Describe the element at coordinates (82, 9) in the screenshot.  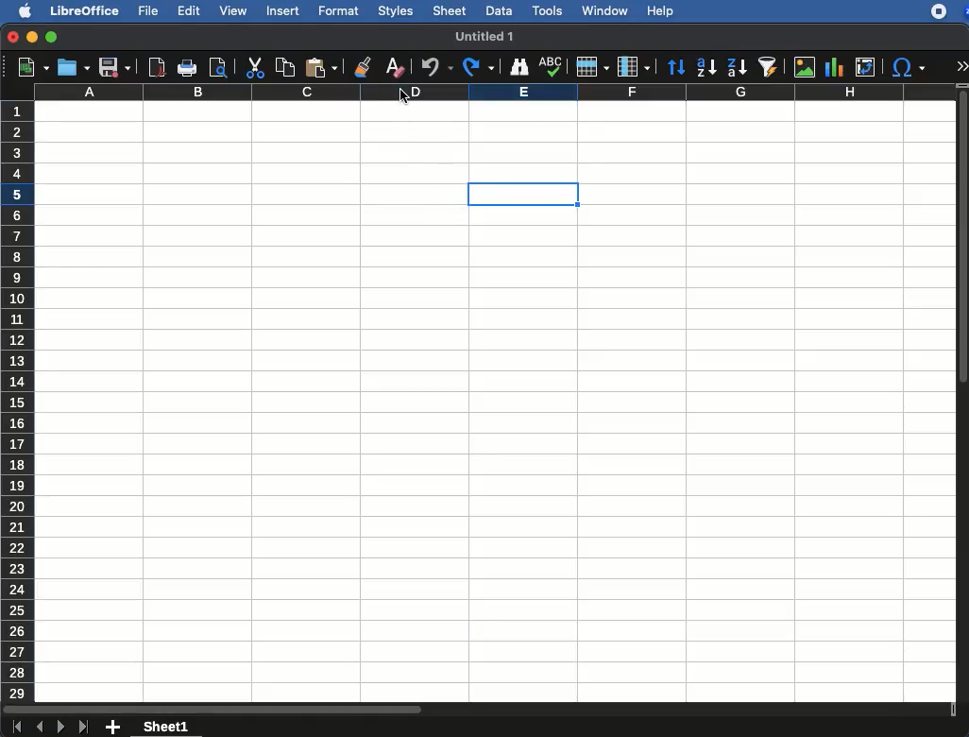
I see `libreoffice` at that location.